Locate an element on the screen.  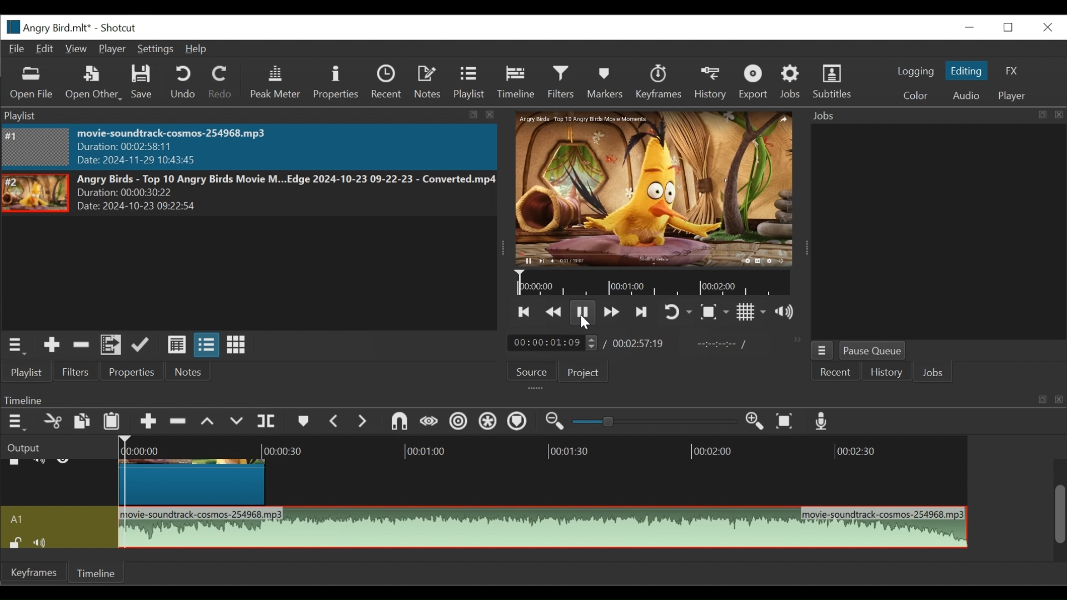
Image is located at coordinates (36, 147).